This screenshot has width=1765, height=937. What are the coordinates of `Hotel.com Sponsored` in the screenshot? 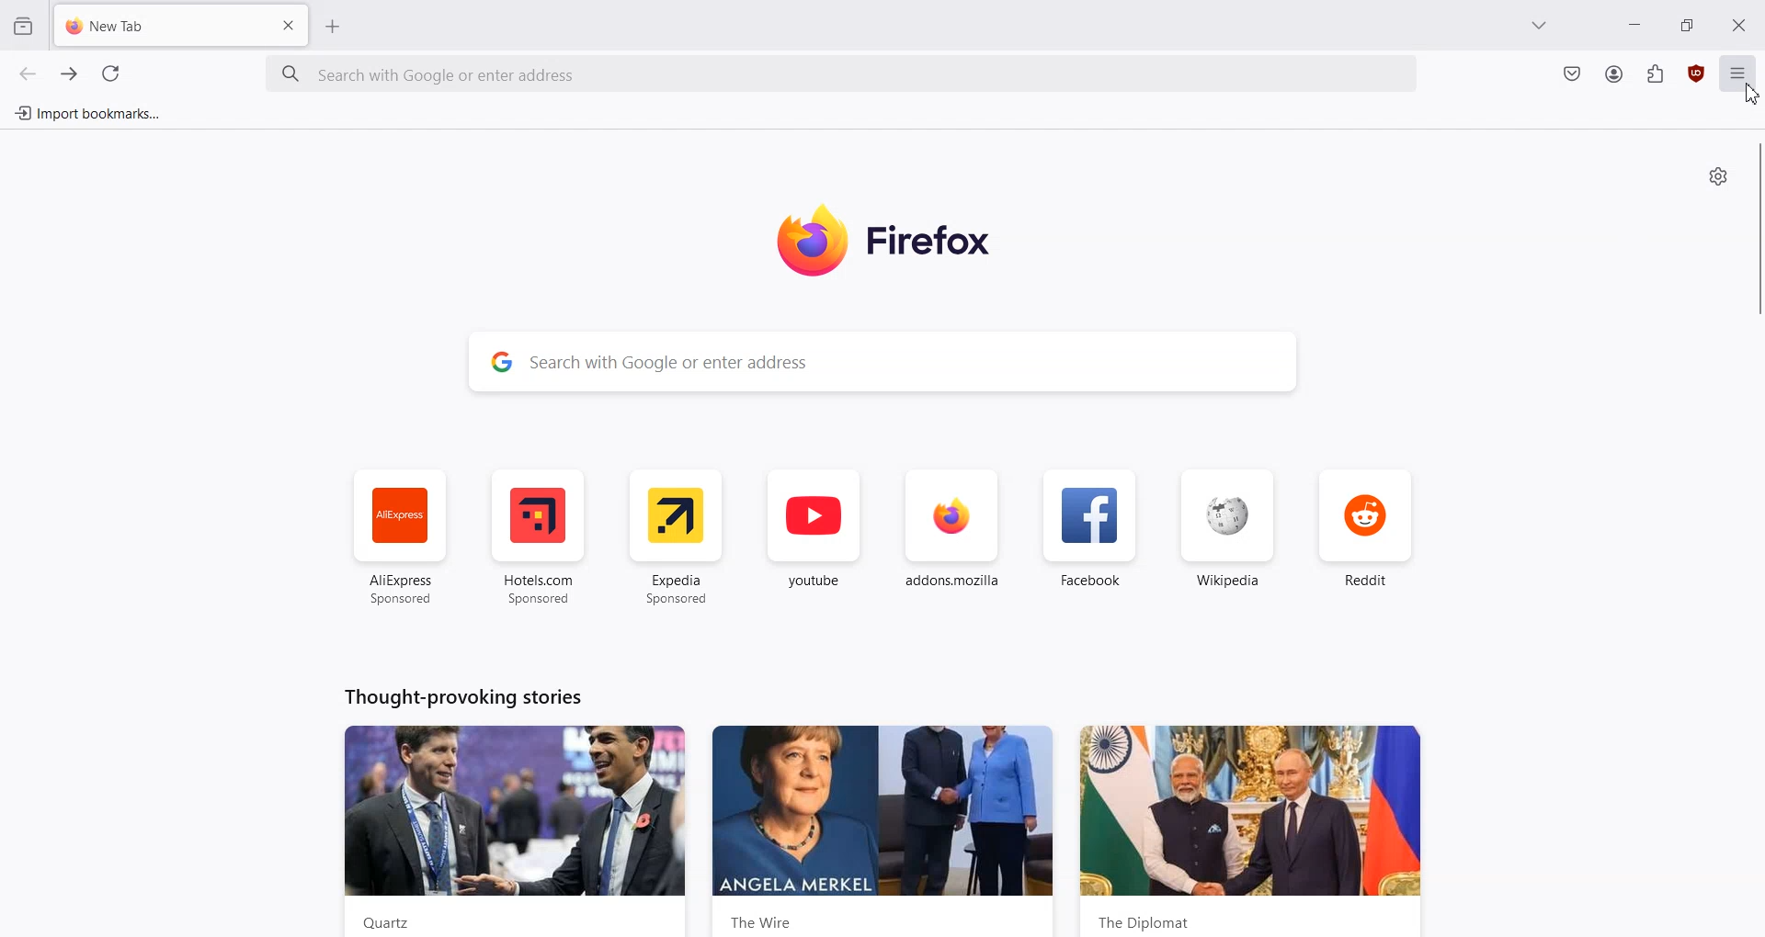 It's located at (542, 536).